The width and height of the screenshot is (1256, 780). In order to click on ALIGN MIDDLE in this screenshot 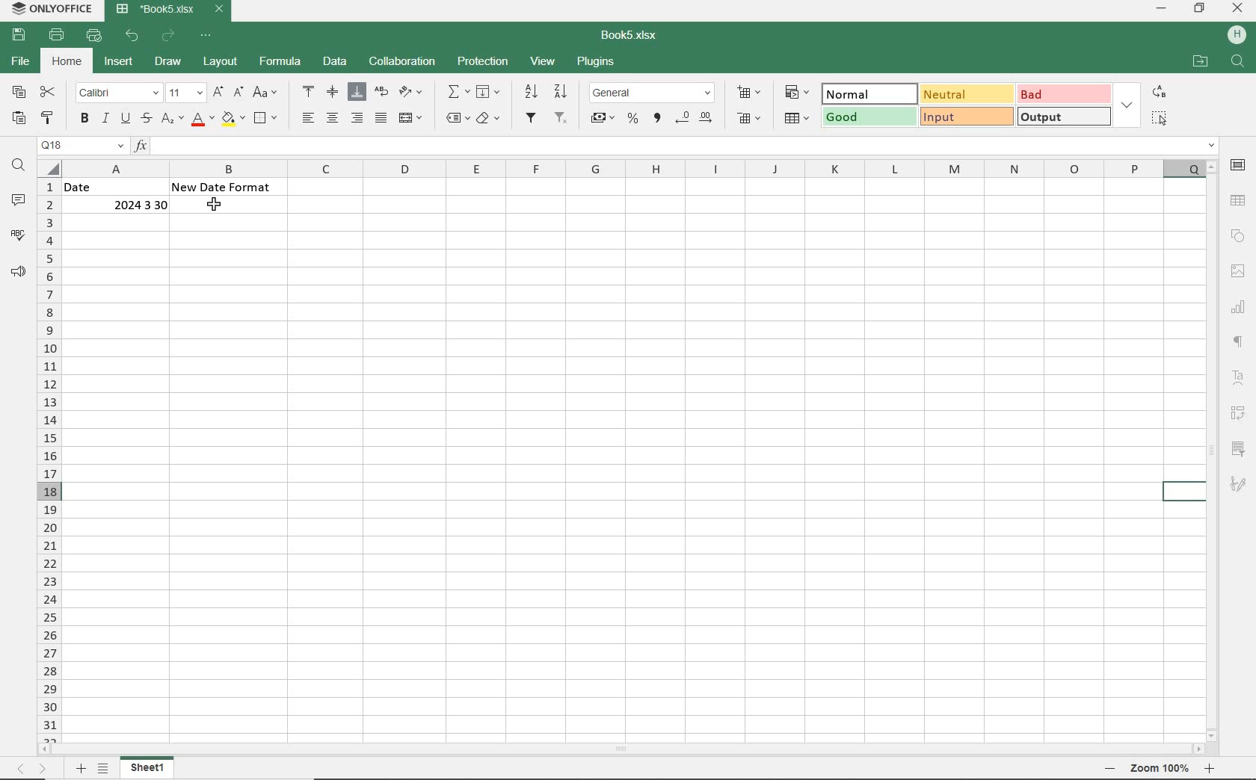, I will do `click(333, 93)`.